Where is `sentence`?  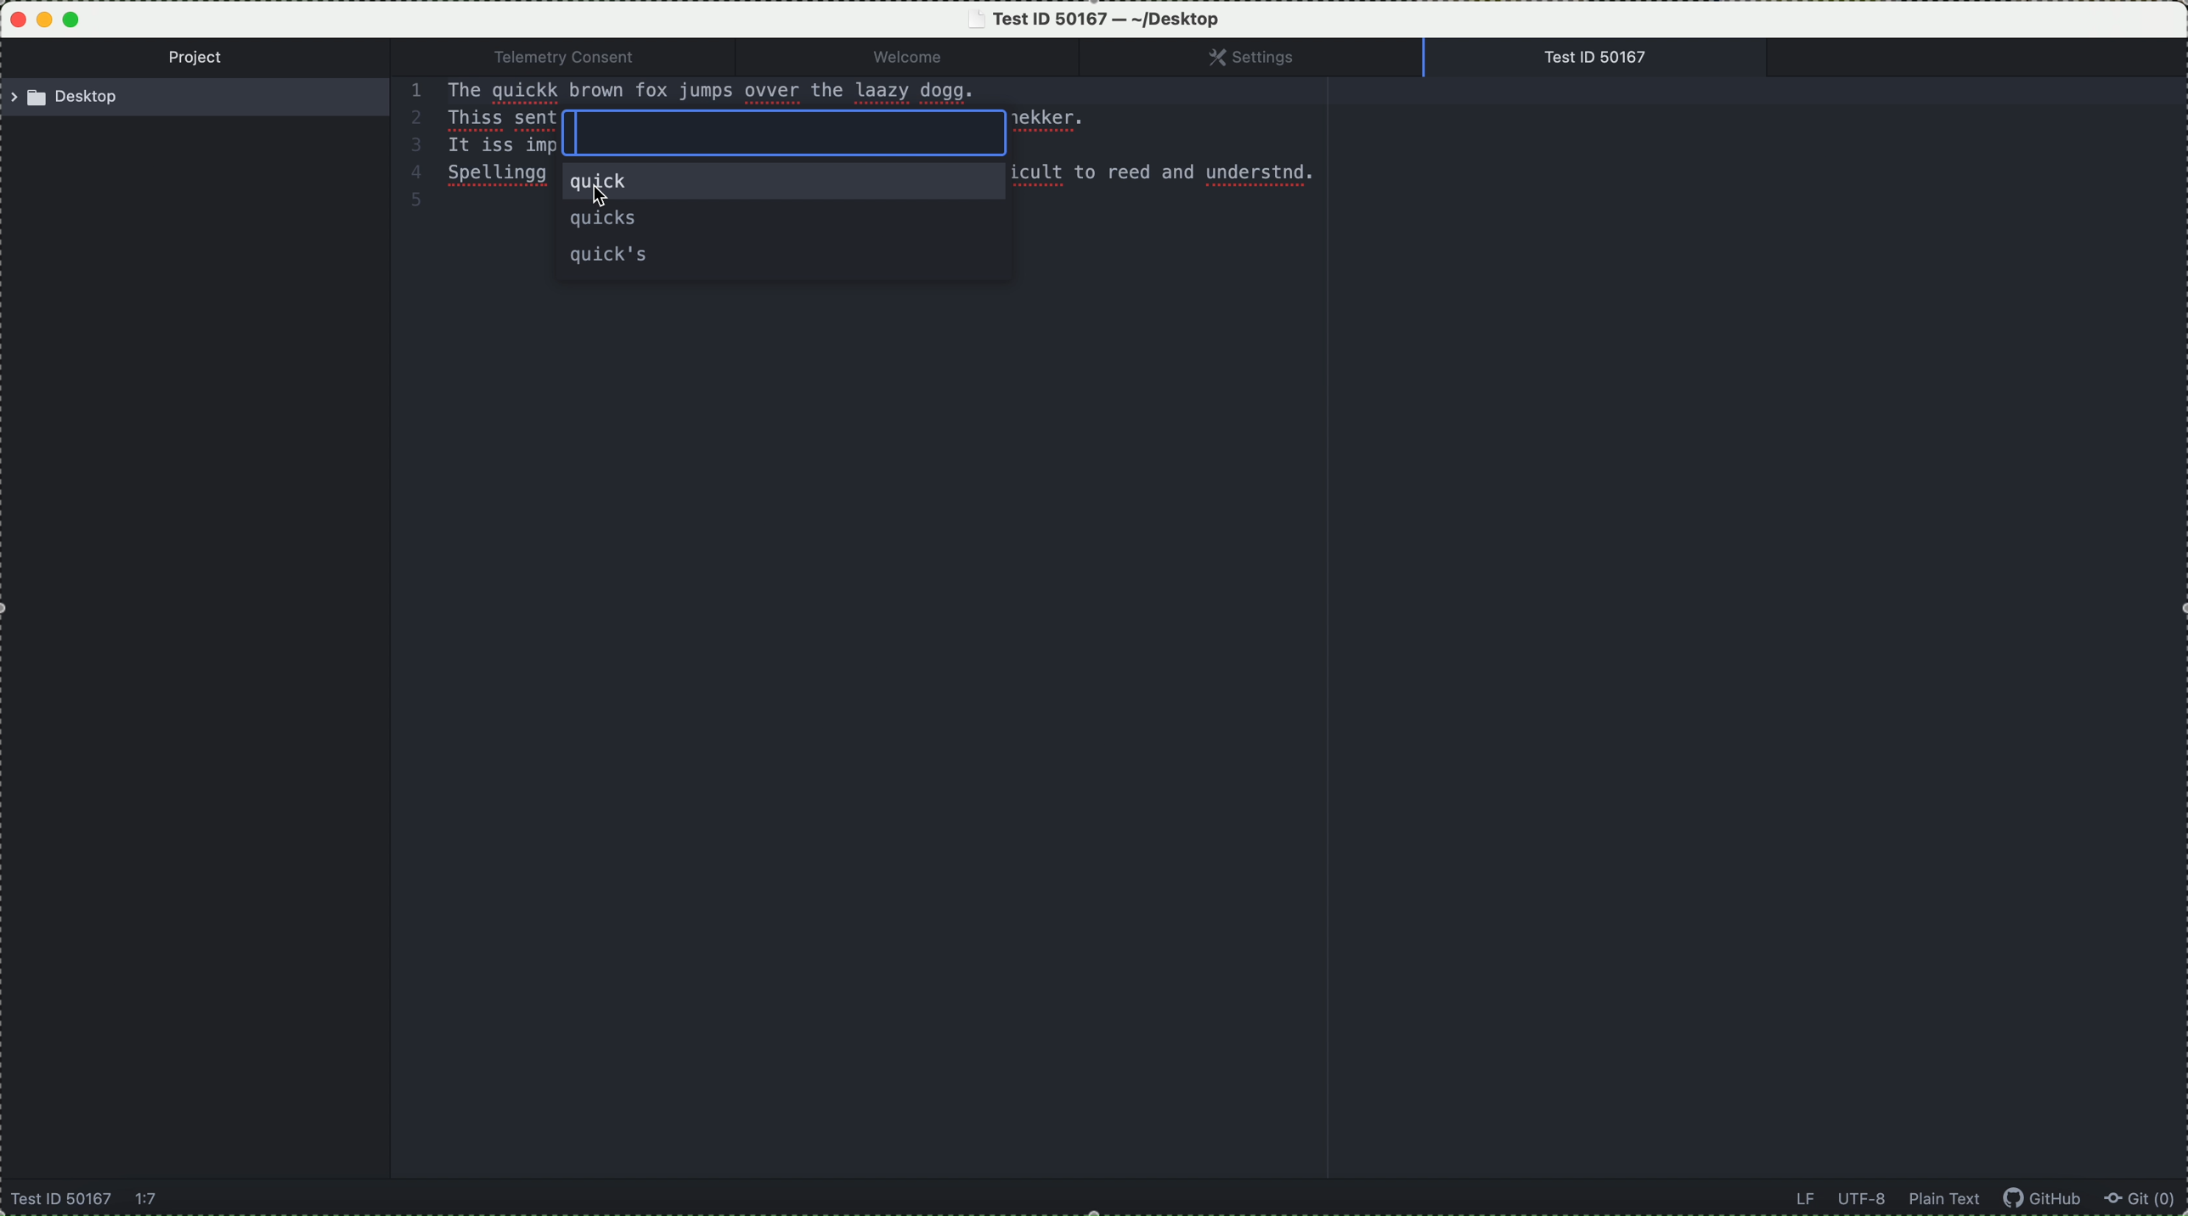
sentence is located at coordinates (776, 92).